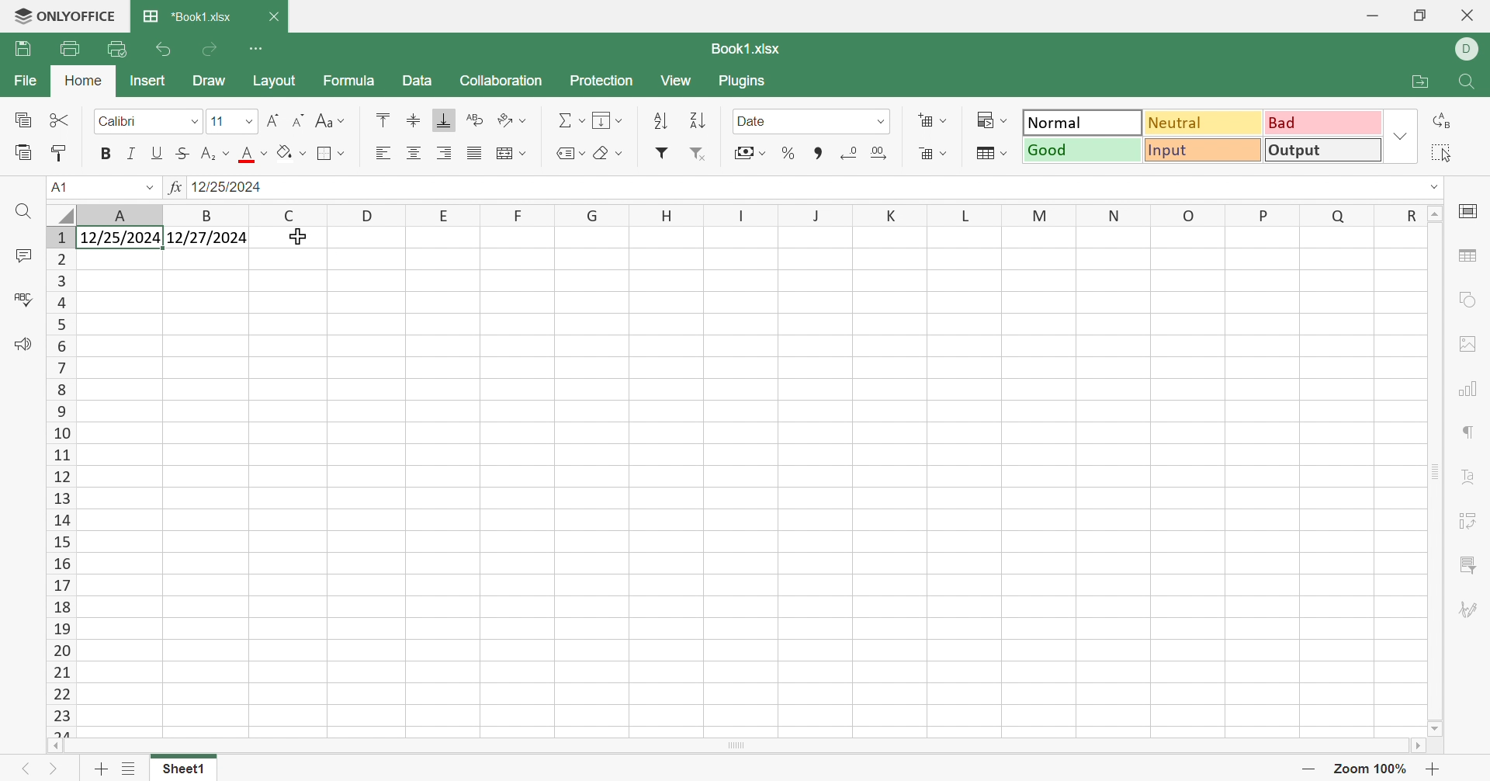 Image resolution: width=1490 pixels, height=781 pixels. What do you see at coordinates (25, 155) in the screenshot?
I see `Paste` at bounding box center [25, 155].